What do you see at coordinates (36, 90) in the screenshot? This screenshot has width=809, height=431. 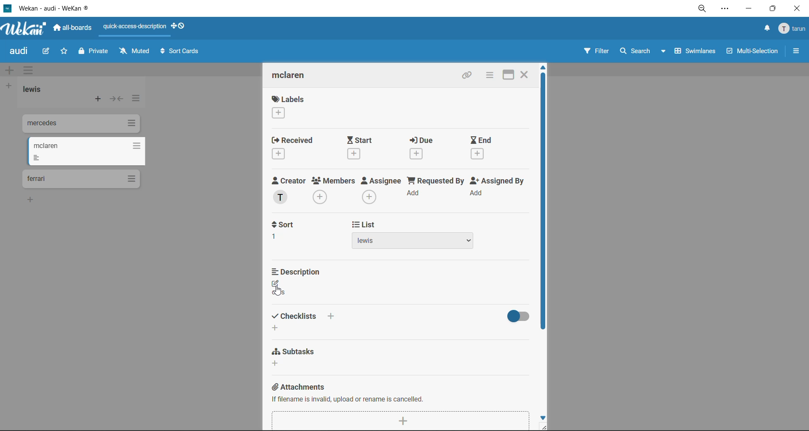 I see `list title` at bounding box center [36, 90].